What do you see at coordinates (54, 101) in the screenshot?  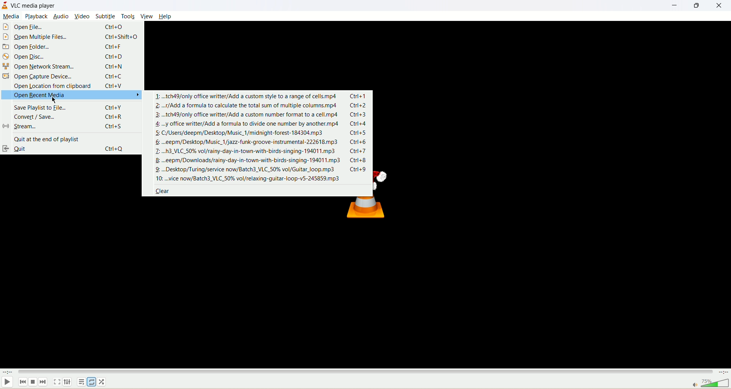 I see `cursor` at bounding box center [54, 101].